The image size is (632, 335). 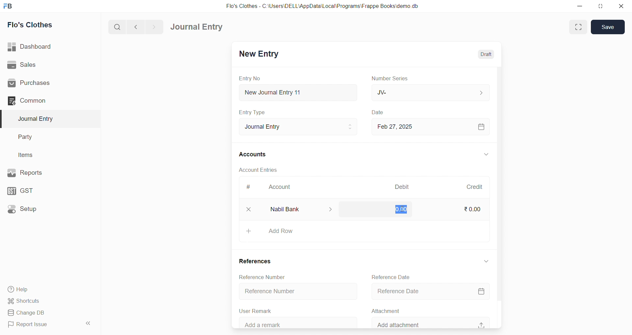 I want to click on Account, so click(x=282, y=186).